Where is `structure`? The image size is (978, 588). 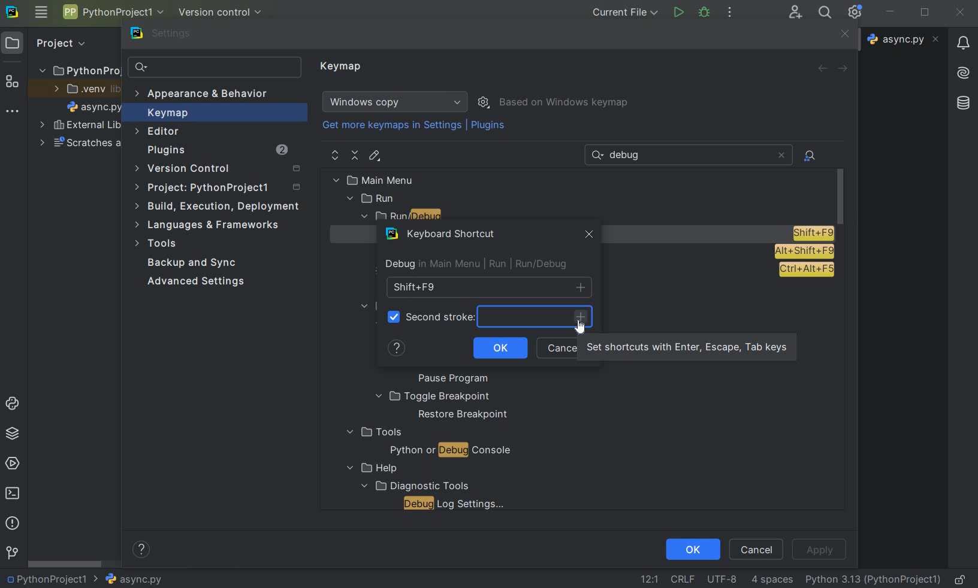
structure is located at coordinates (13, 83).